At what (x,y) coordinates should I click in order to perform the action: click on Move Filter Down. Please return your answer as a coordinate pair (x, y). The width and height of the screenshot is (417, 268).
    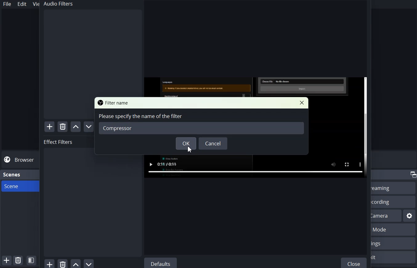
    Looking at the image, I should click on (89, 263).